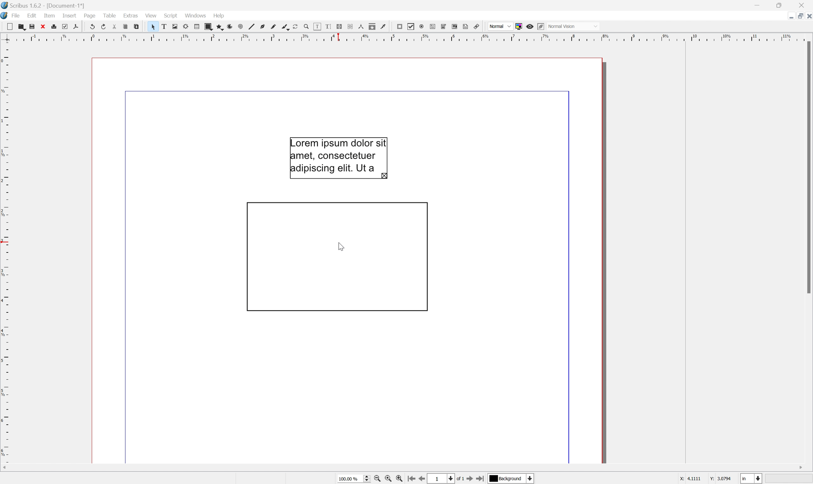 This screenshot has height=484, width=813. Describe the element at coordinates (230, 27) in the screenshot. I see `Arc` at that location.